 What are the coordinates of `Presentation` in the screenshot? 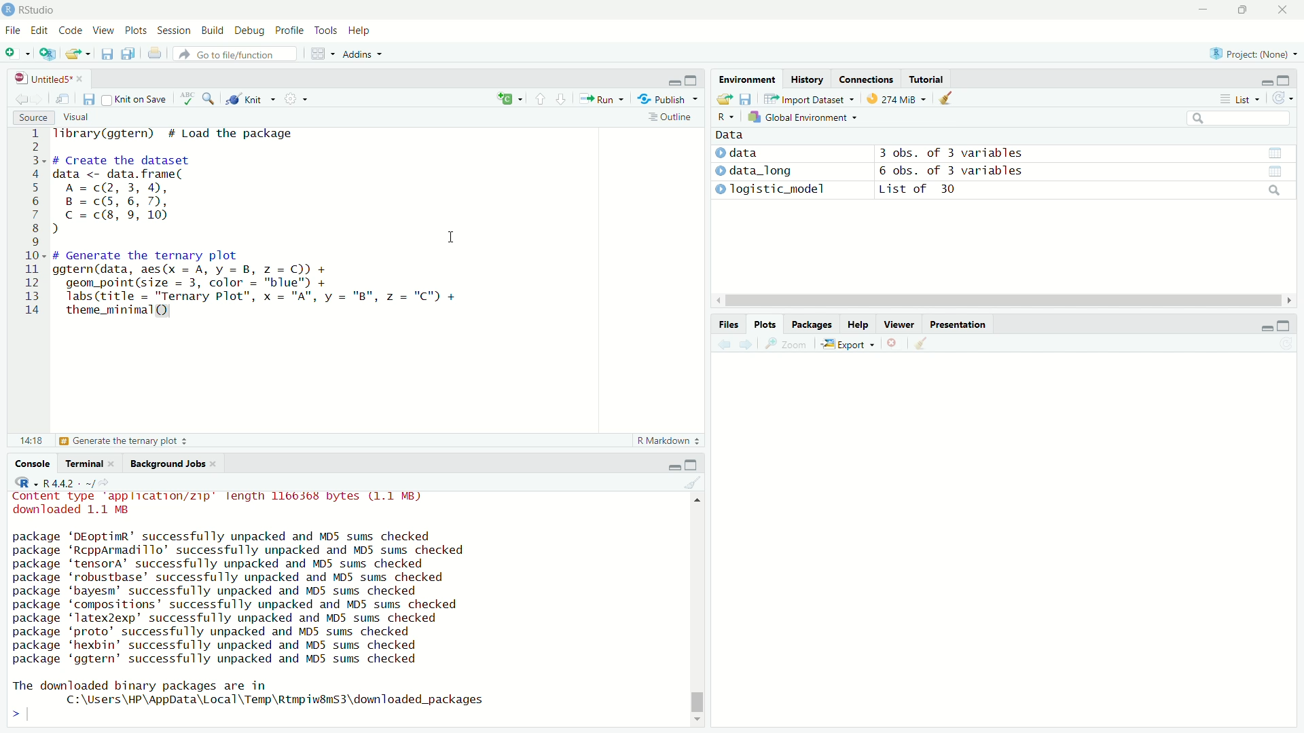 It's located at (960, 324).